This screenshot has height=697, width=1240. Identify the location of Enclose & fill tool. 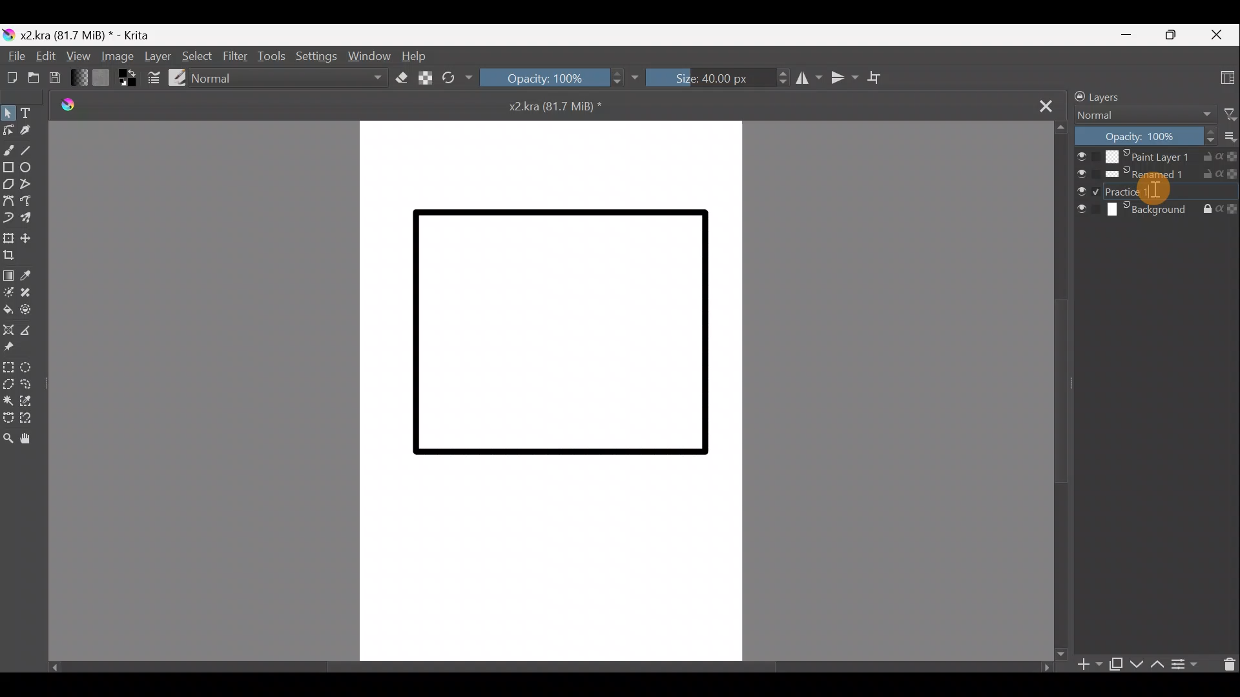
(32, 311).